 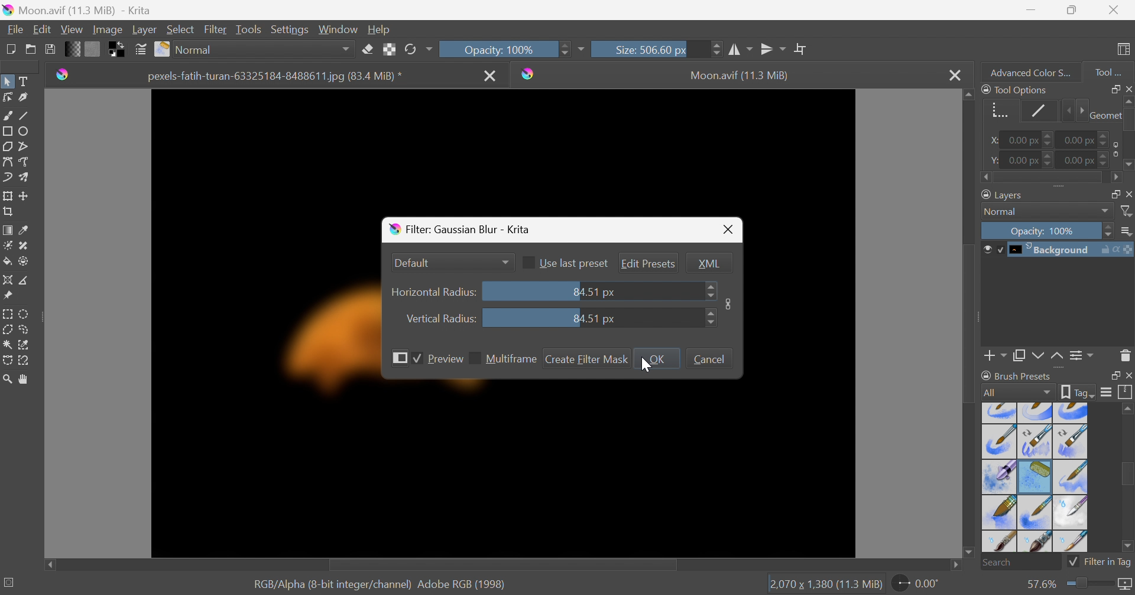 I want to click on 0.00 px, so click(x=1028, y=139).